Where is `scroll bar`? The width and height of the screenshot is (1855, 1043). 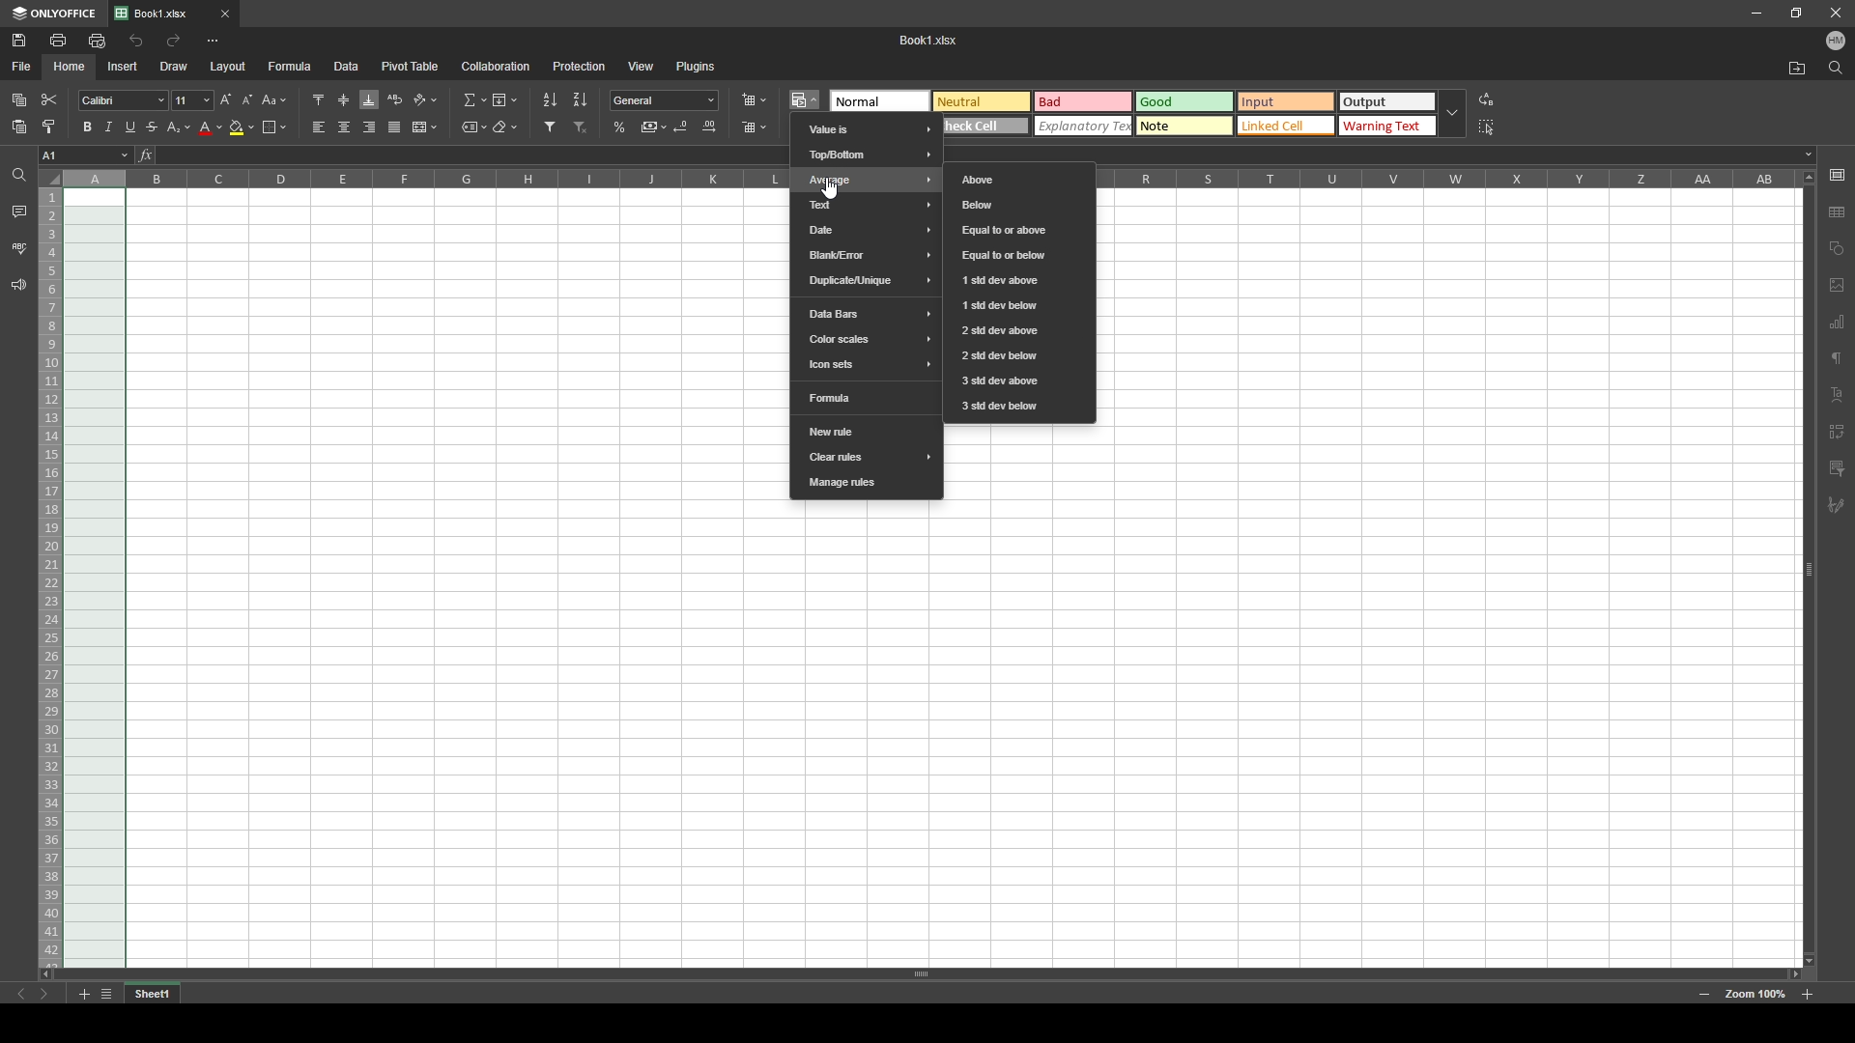 scroll bar is located at coordinates (920, 973).